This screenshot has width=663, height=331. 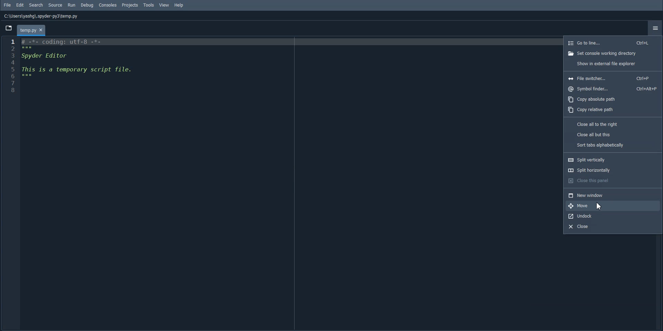 What do you see at coordinates (612, 180) in the screenshot?
I see `Close this panel` at bounding box center [612, 180].